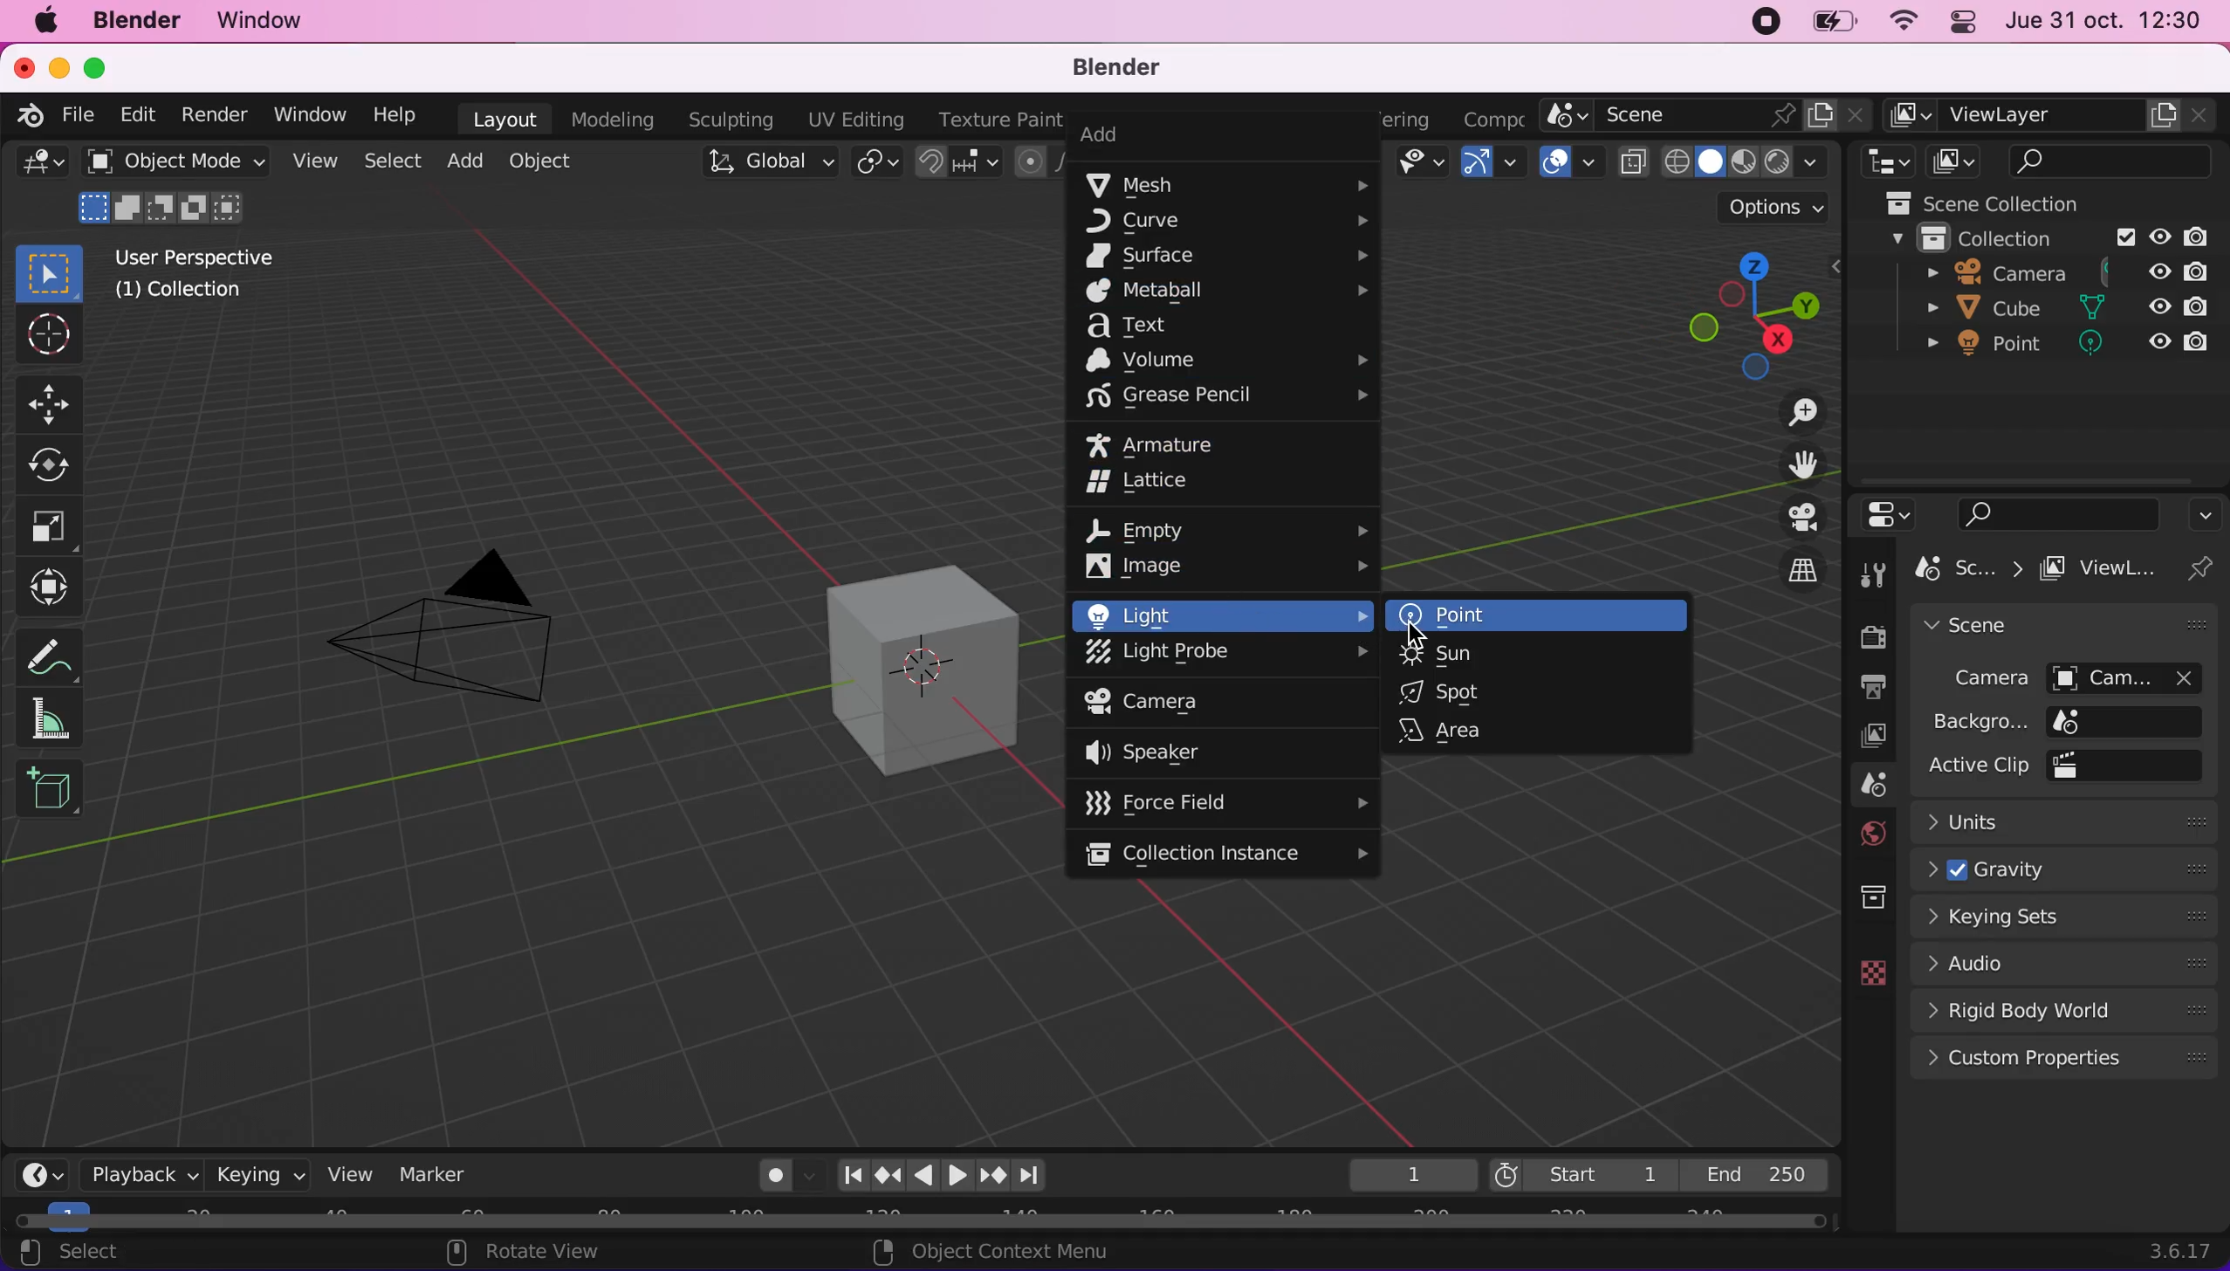 The width and height of the screenshot is (2230, 1271). Describe the element at coordinates (390, 161) in the screenshot. I see `select` at that location.